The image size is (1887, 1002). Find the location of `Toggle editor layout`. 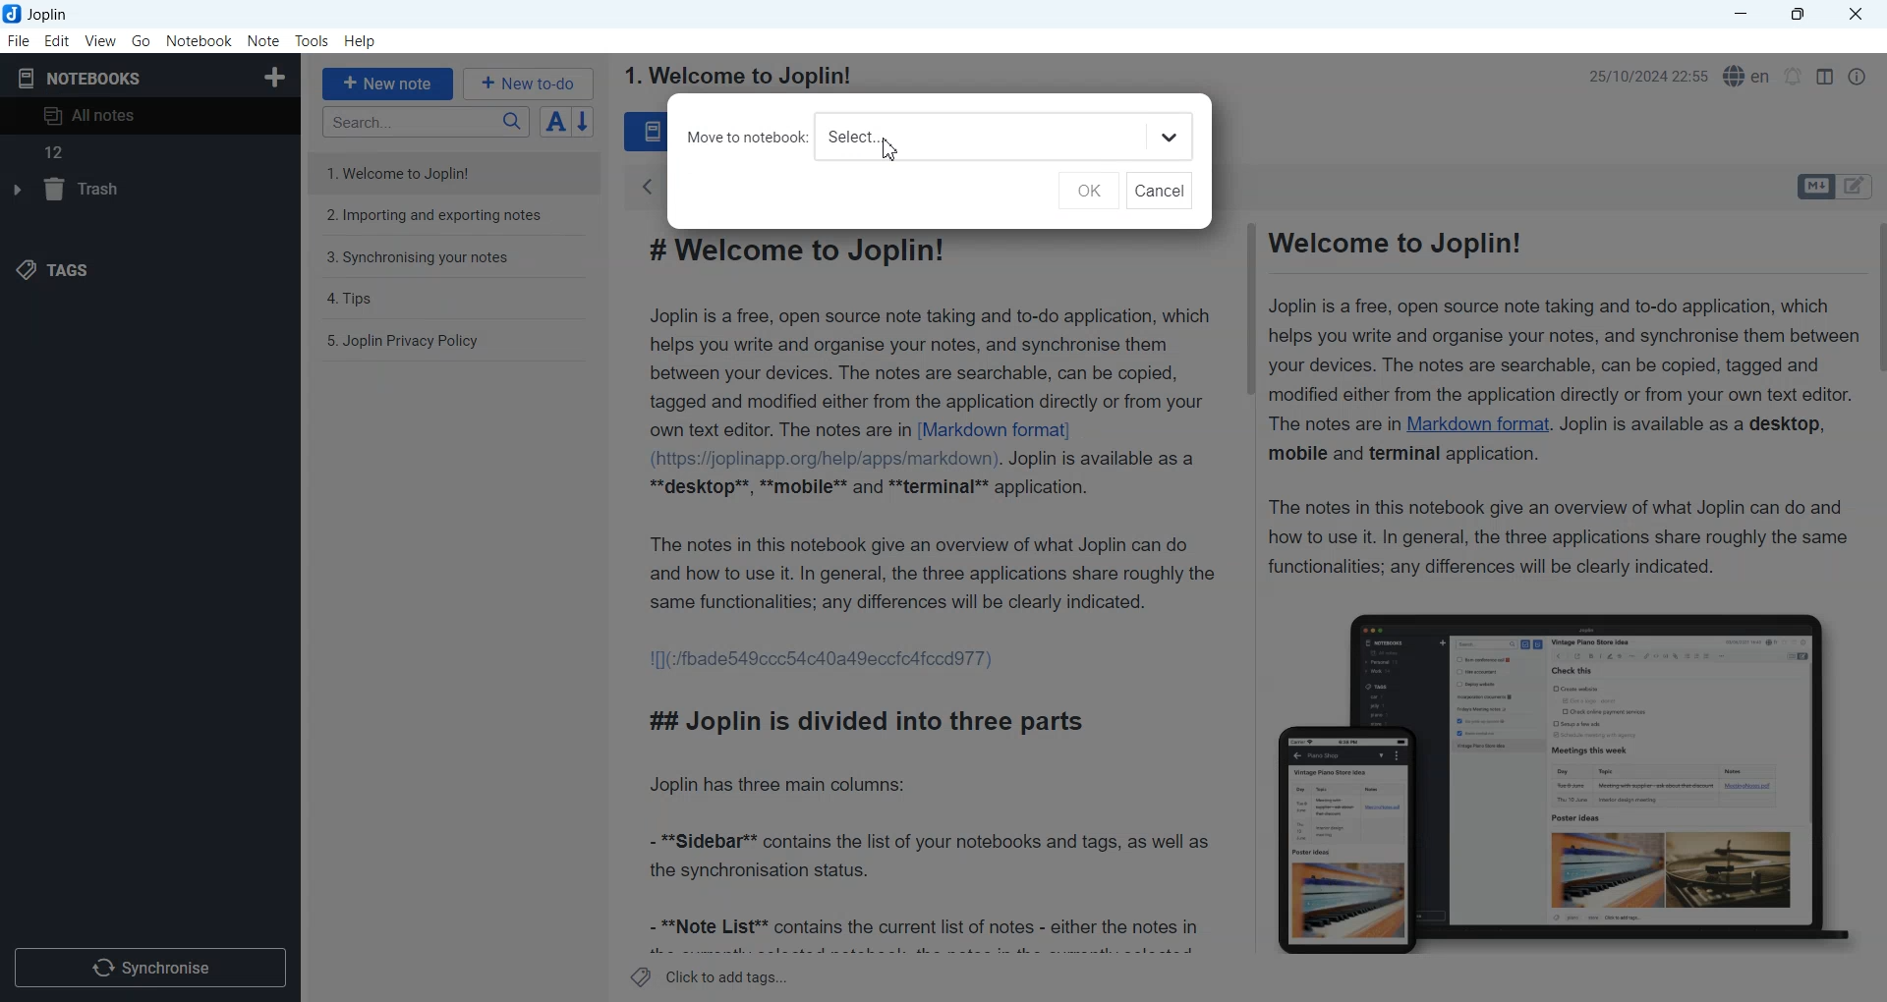

Toggle editor layout is located at coordinates (1824, 77).